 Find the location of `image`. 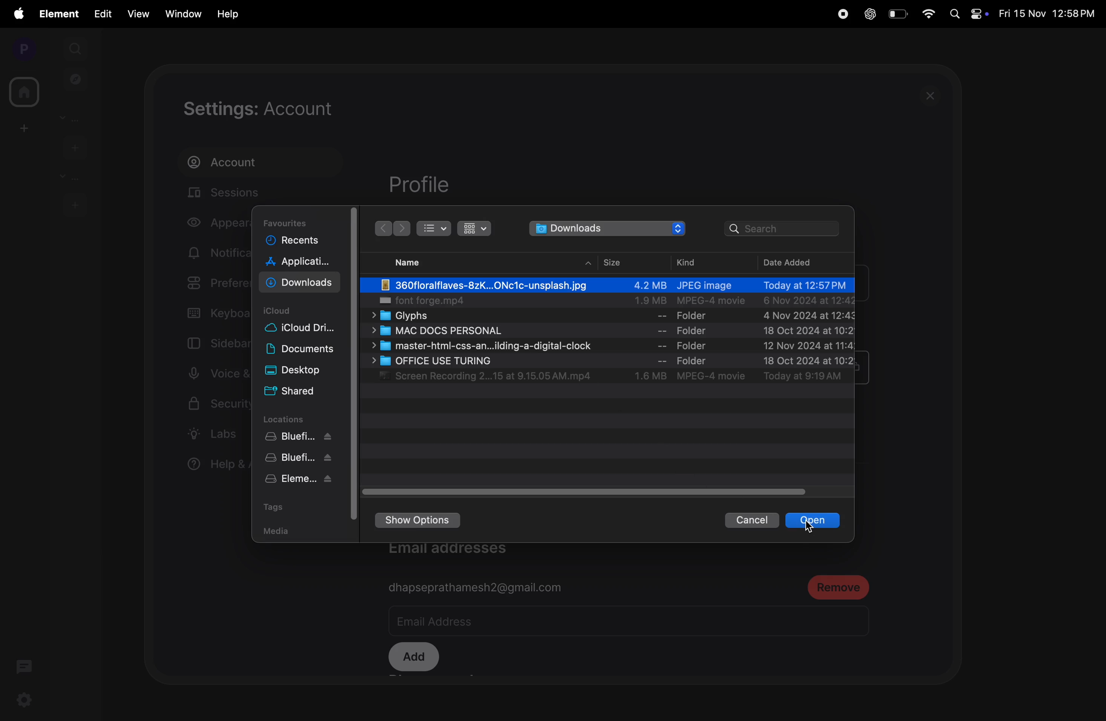

image is located at coordinates (614, 285).